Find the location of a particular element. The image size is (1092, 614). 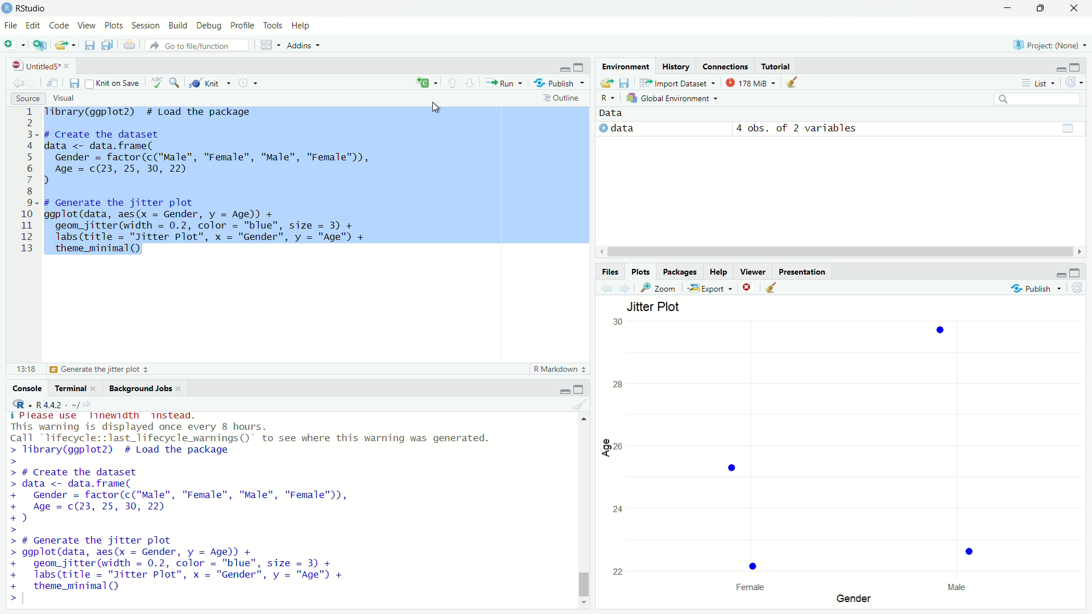

clear objects from the workspace is located at coordinates (796, 82).